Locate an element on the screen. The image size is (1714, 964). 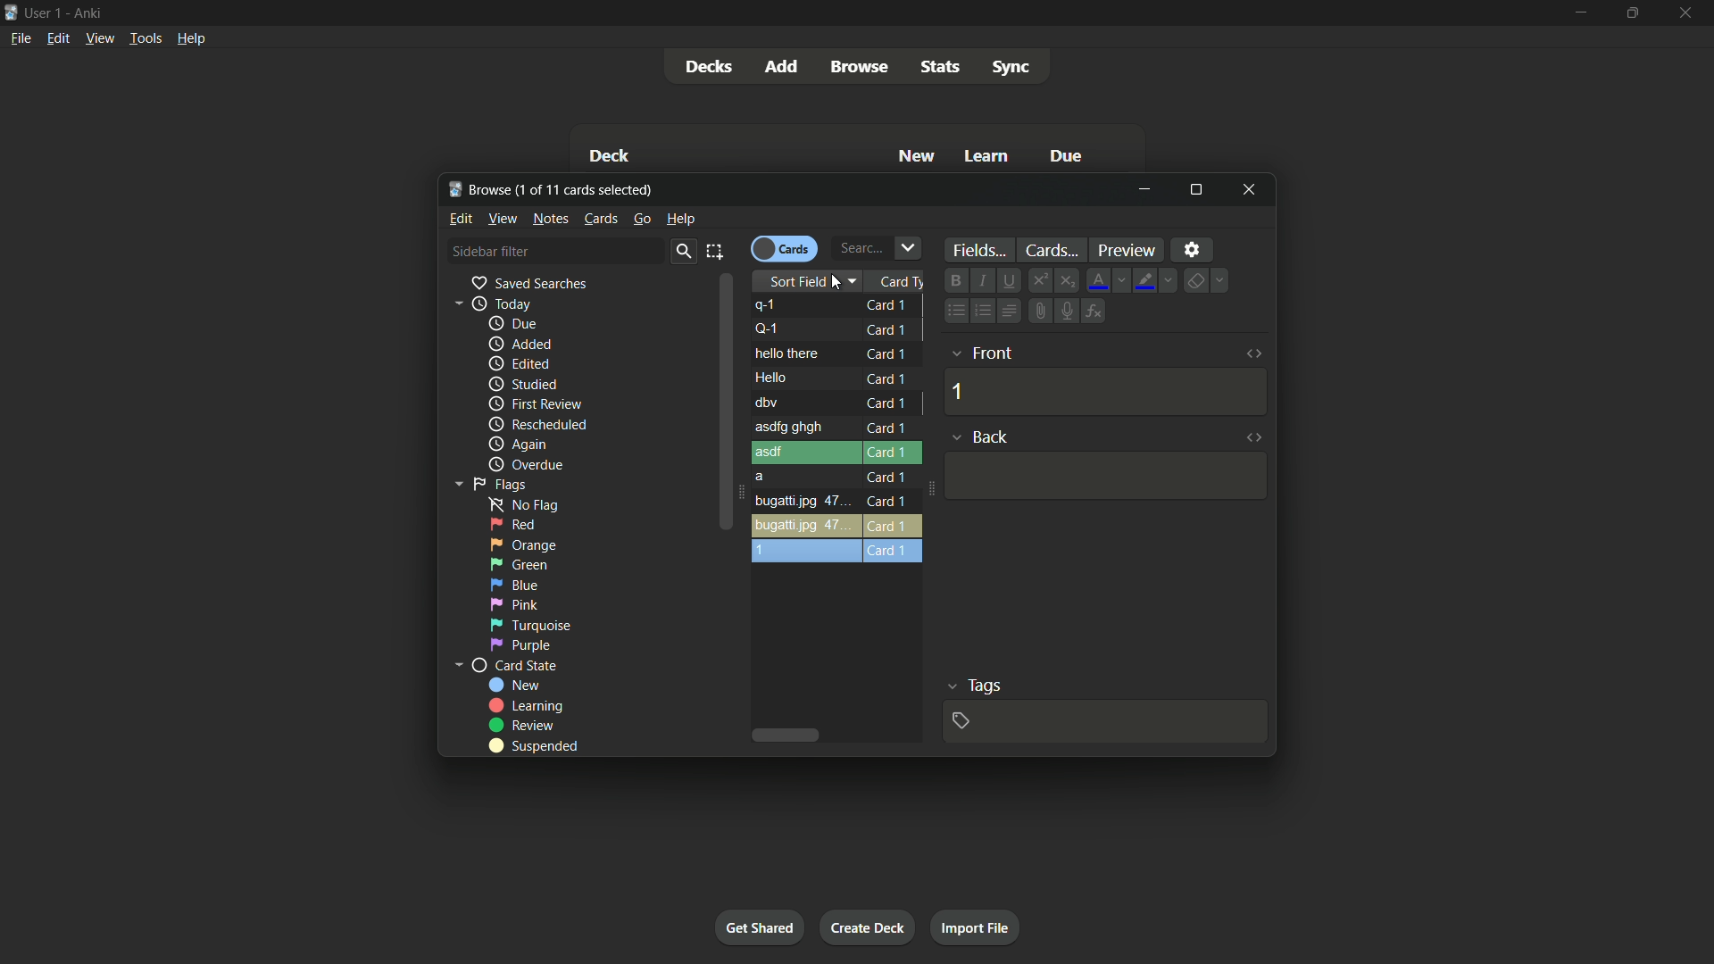
deck is located at coordinates (610, 155).